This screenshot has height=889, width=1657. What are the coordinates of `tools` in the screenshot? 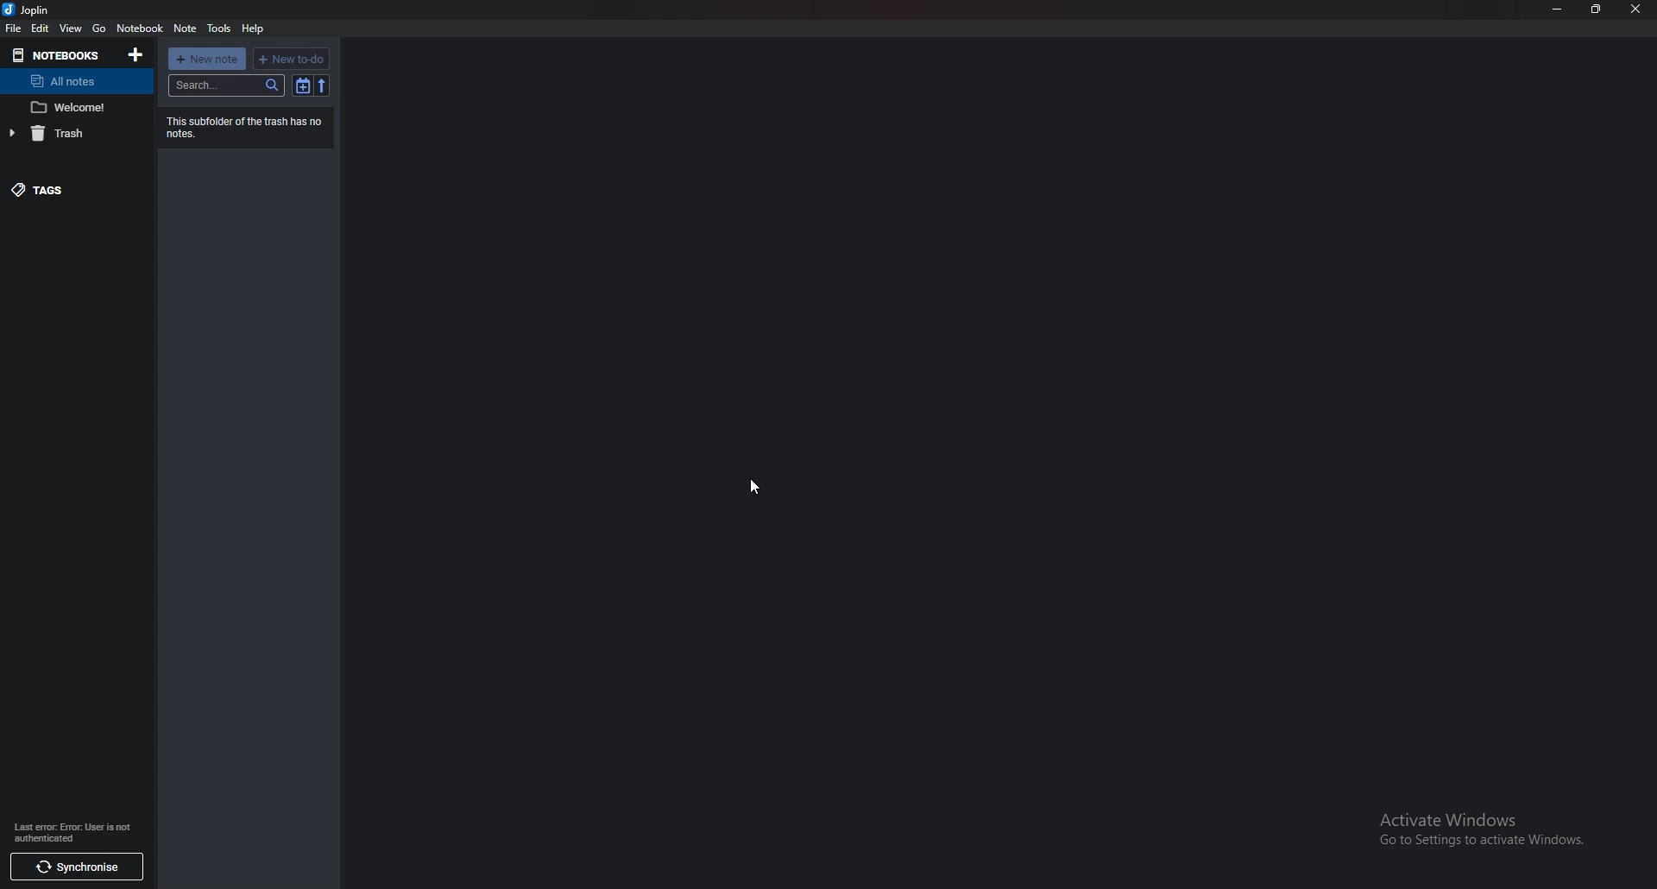 It's located at (220, 28).